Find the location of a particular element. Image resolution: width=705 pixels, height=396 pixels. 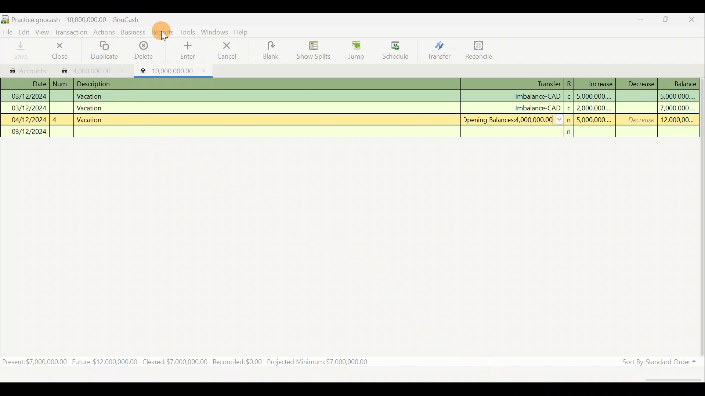

Accounts is located at coordinates (28, 71).